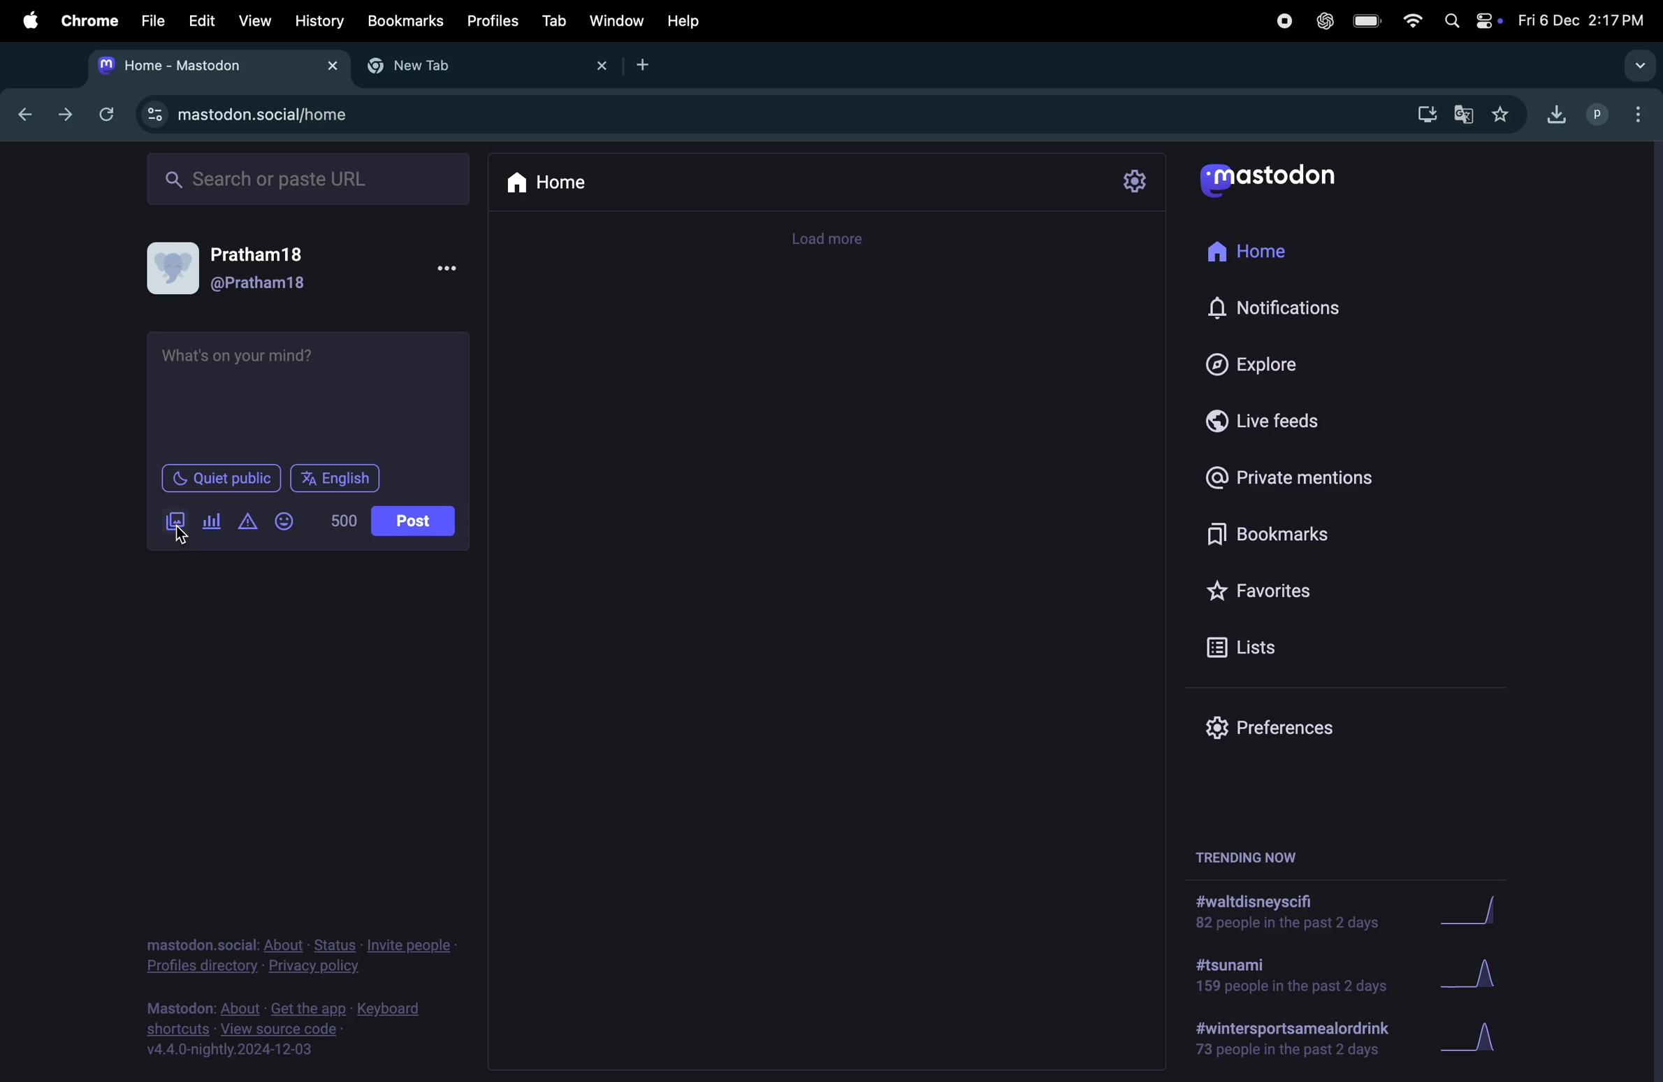  Describe the element at coordinates (1504, 113) in the screenshot. I see `favourites` at that location.